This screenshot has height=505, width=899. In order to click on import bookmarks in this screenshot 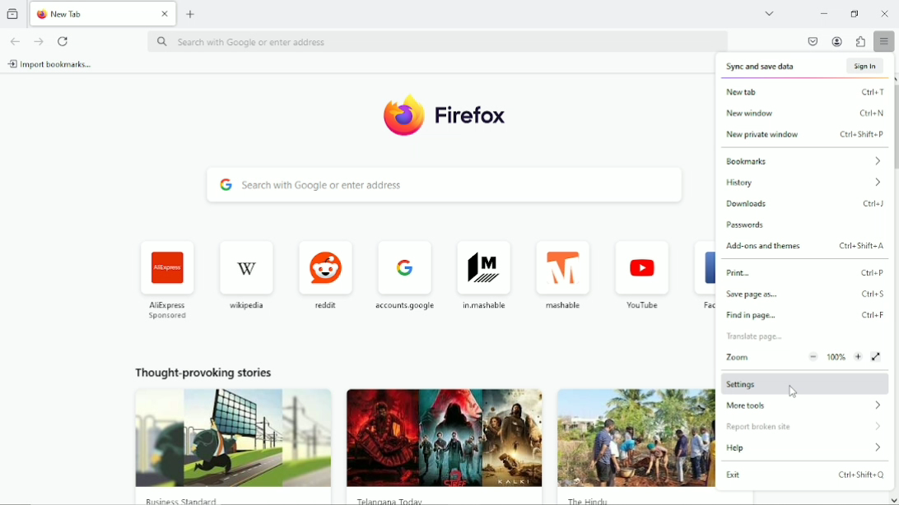, I will do `click(51, 64)`.